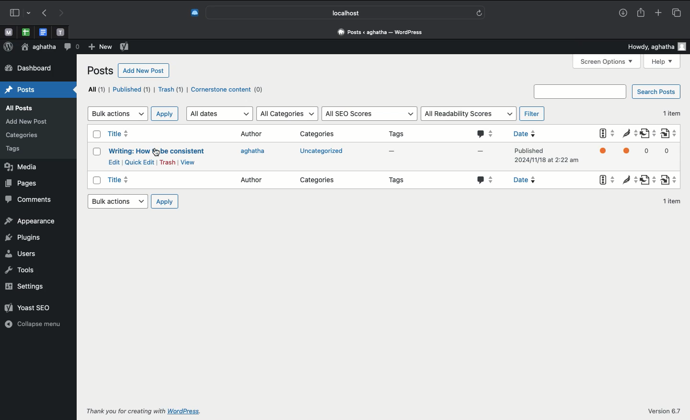 This screenshot has width=690, height=420. Describe the element at coordinates (228, 90) in the screenshot. I see `Cornerstone content` at that location.